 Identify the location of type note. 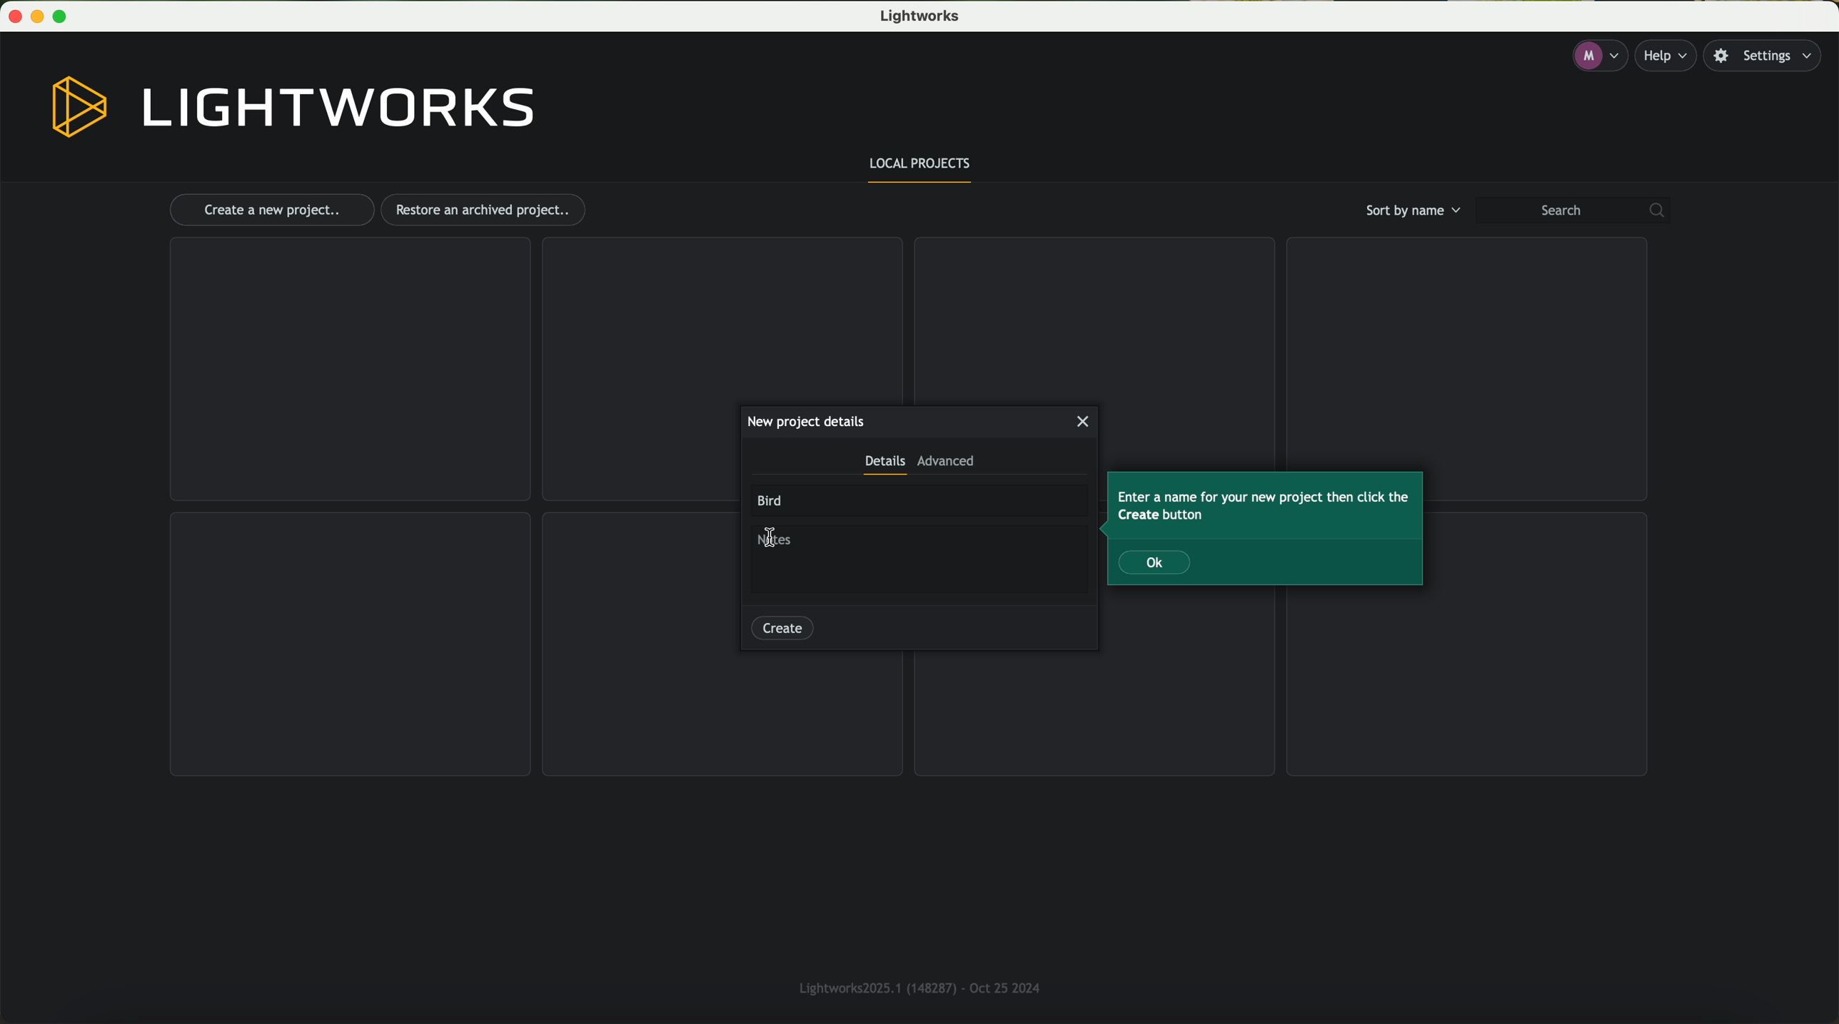
(782, 543).